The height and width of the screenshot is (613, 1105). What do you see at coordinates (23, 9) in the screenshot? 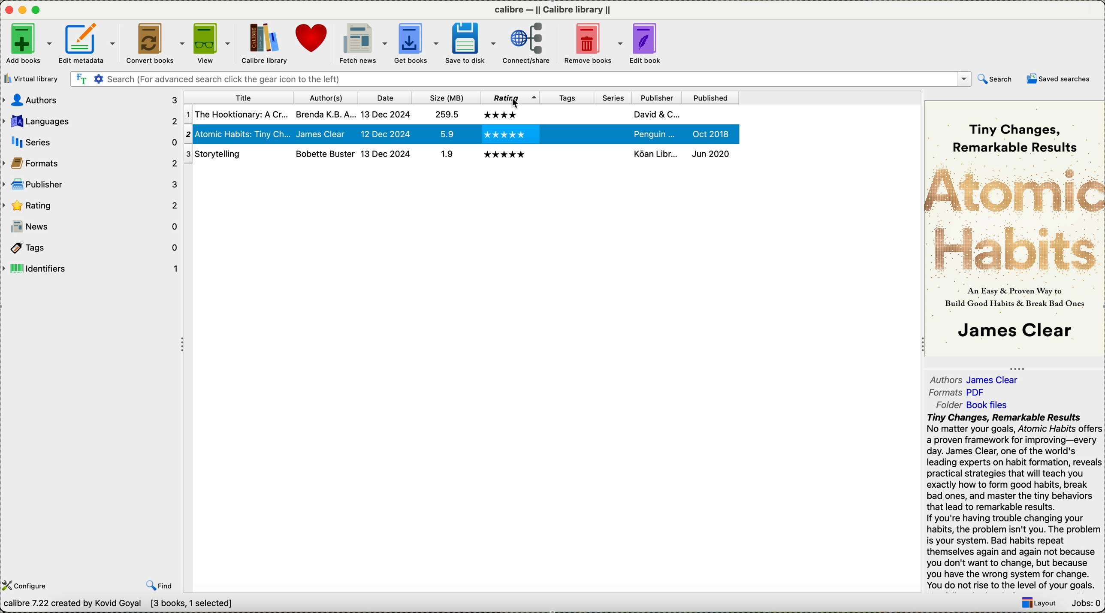
I see `minimize` at bounding box center [23, 9].